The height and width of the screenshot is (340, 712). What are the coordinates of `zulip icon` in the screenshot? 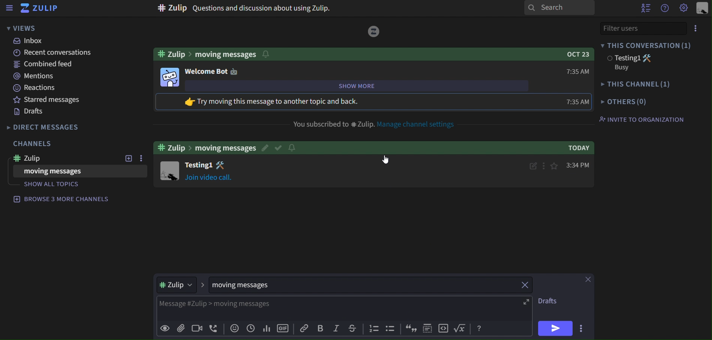 It's located at (39, 9).